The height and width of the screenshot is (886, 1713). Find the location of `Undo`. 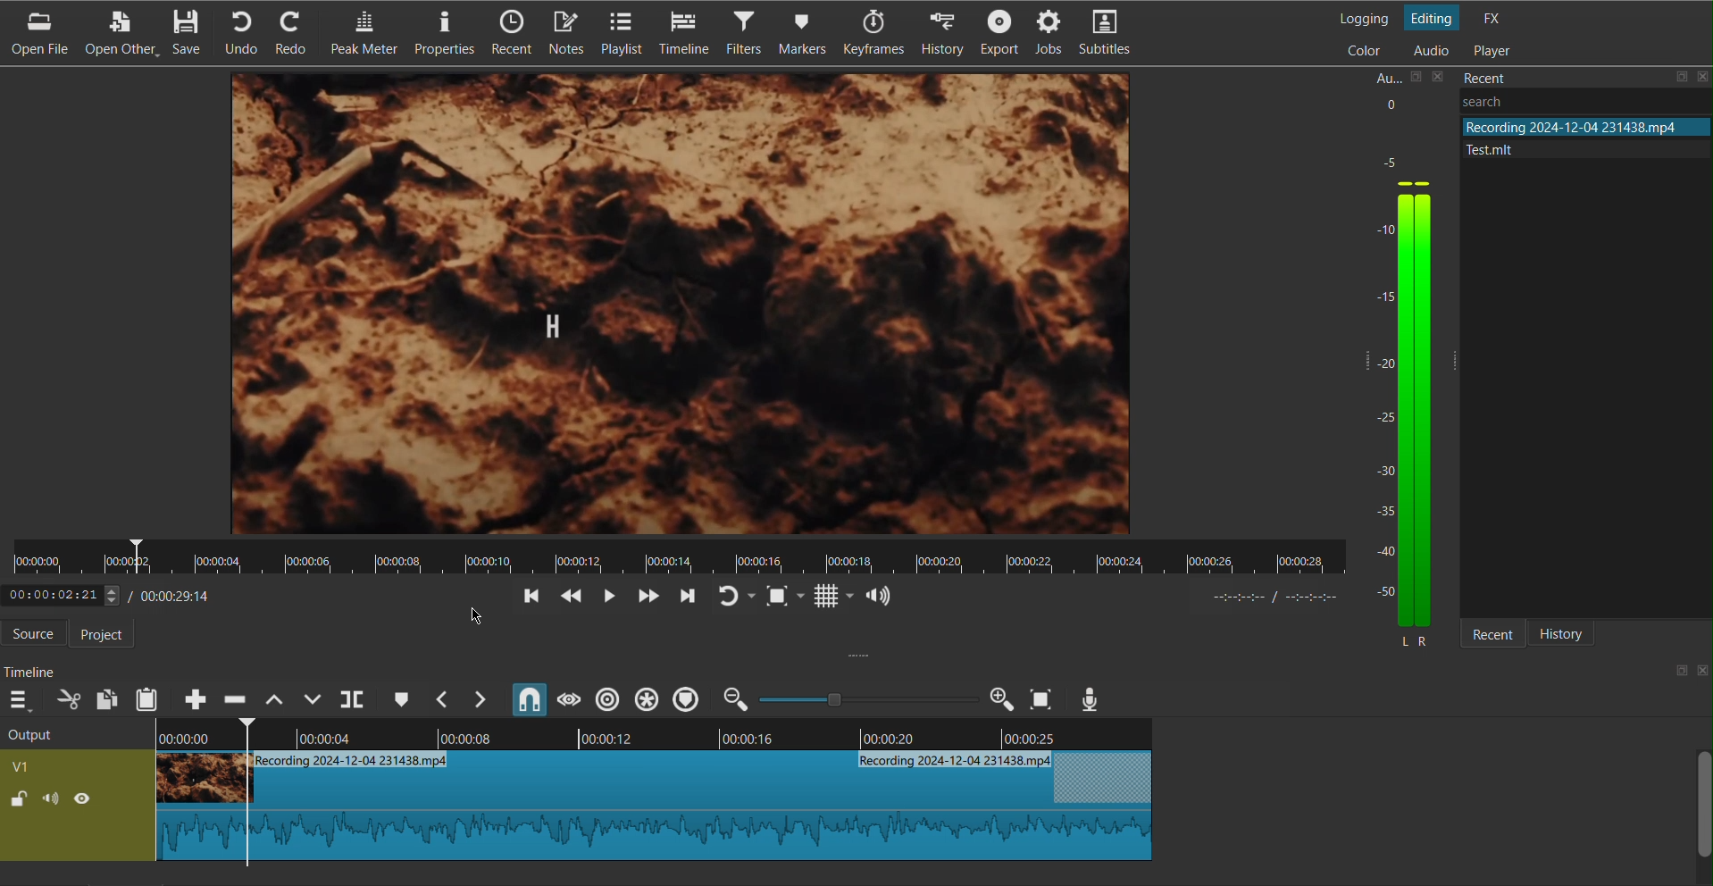

Undo is located at coordinates (246, 31).